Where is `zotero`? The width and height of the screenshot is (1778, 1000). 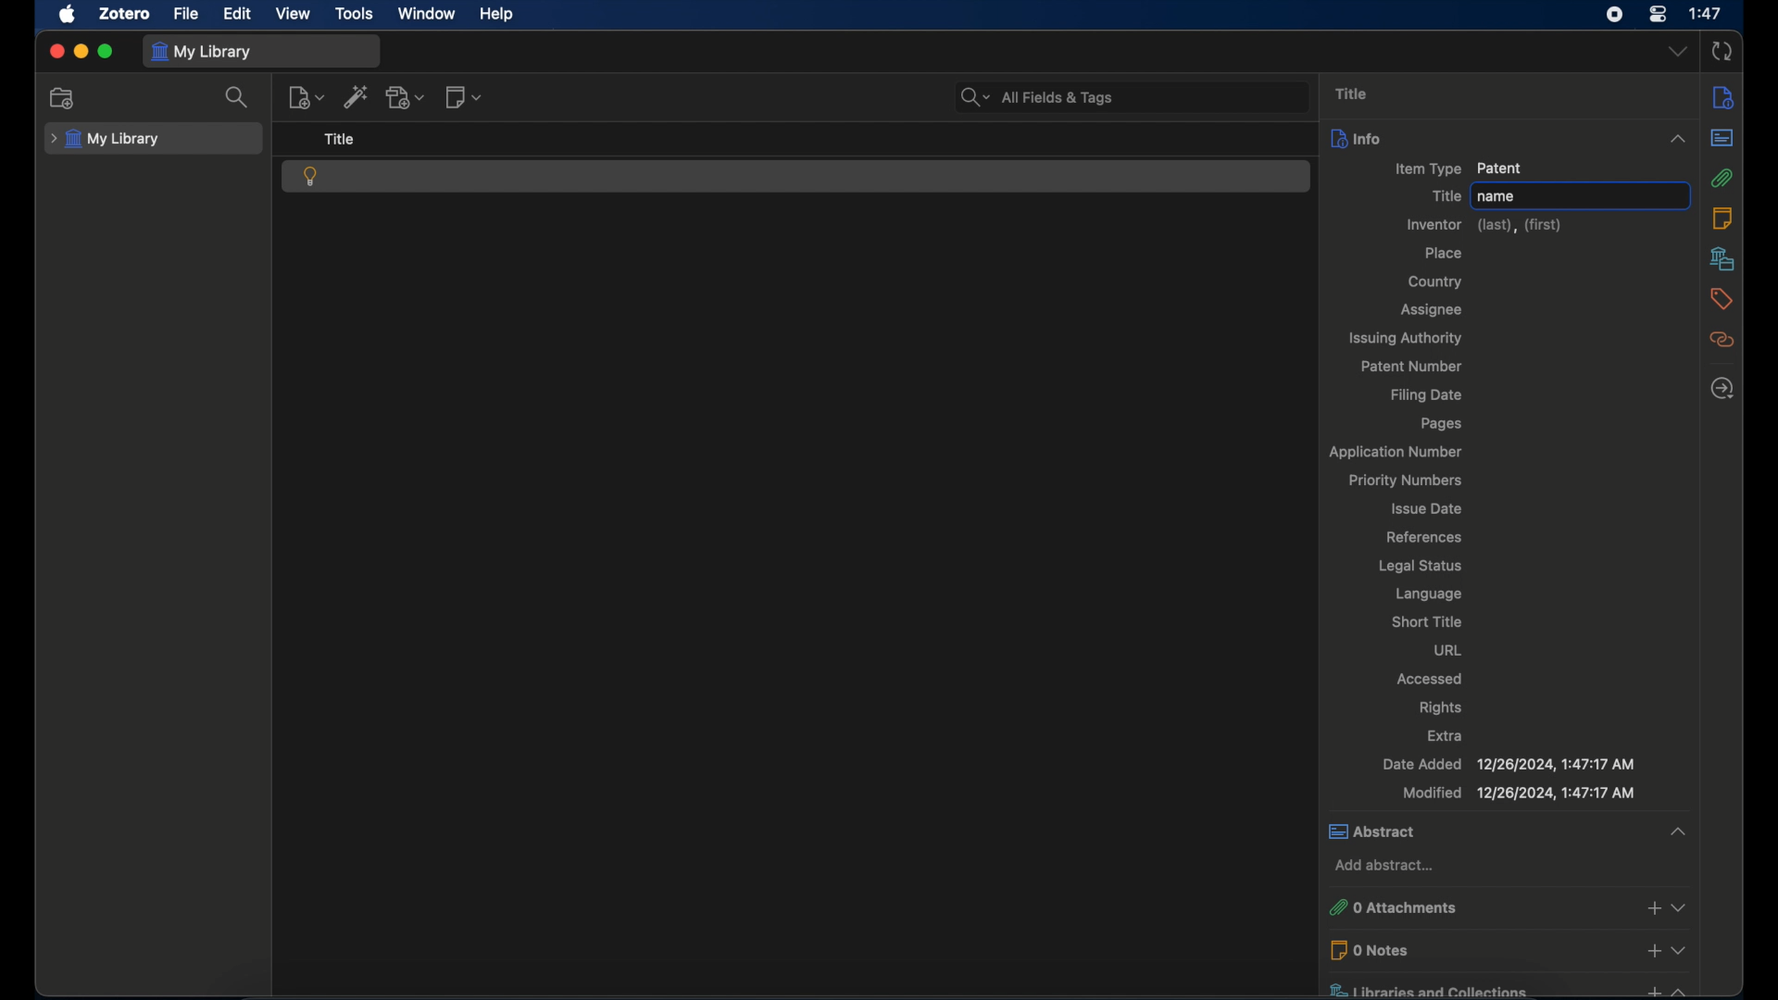
zotero is located at coordinates (123, 13).